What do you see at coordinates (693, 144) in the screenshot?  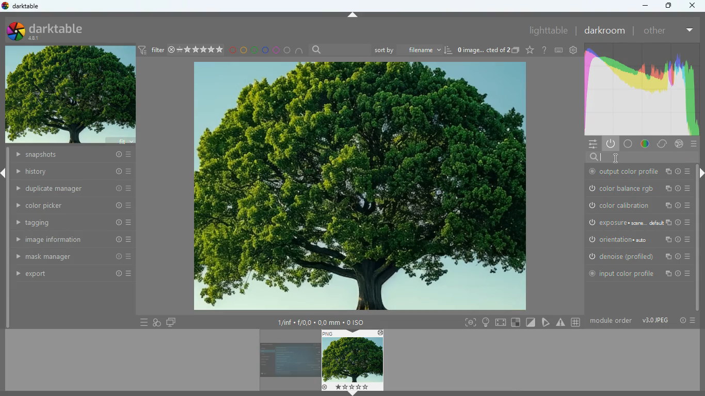 I see `menu` at bounding box center [693, 144].